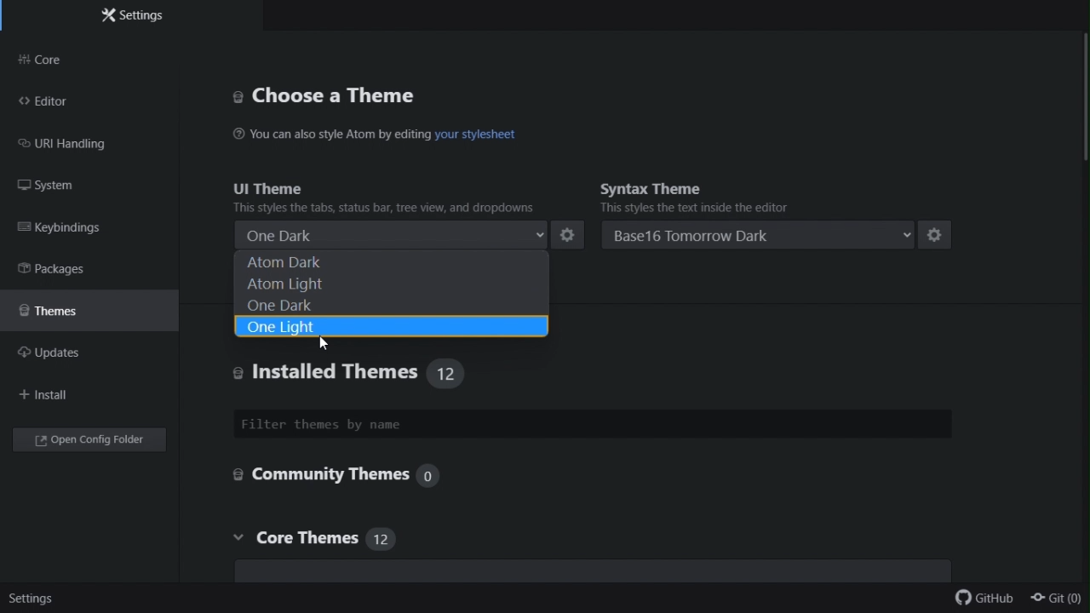 The image size is (1090, 613). Describe the element at coordinates (381, 185) in the screenshot. I see `UI theme` at that location.